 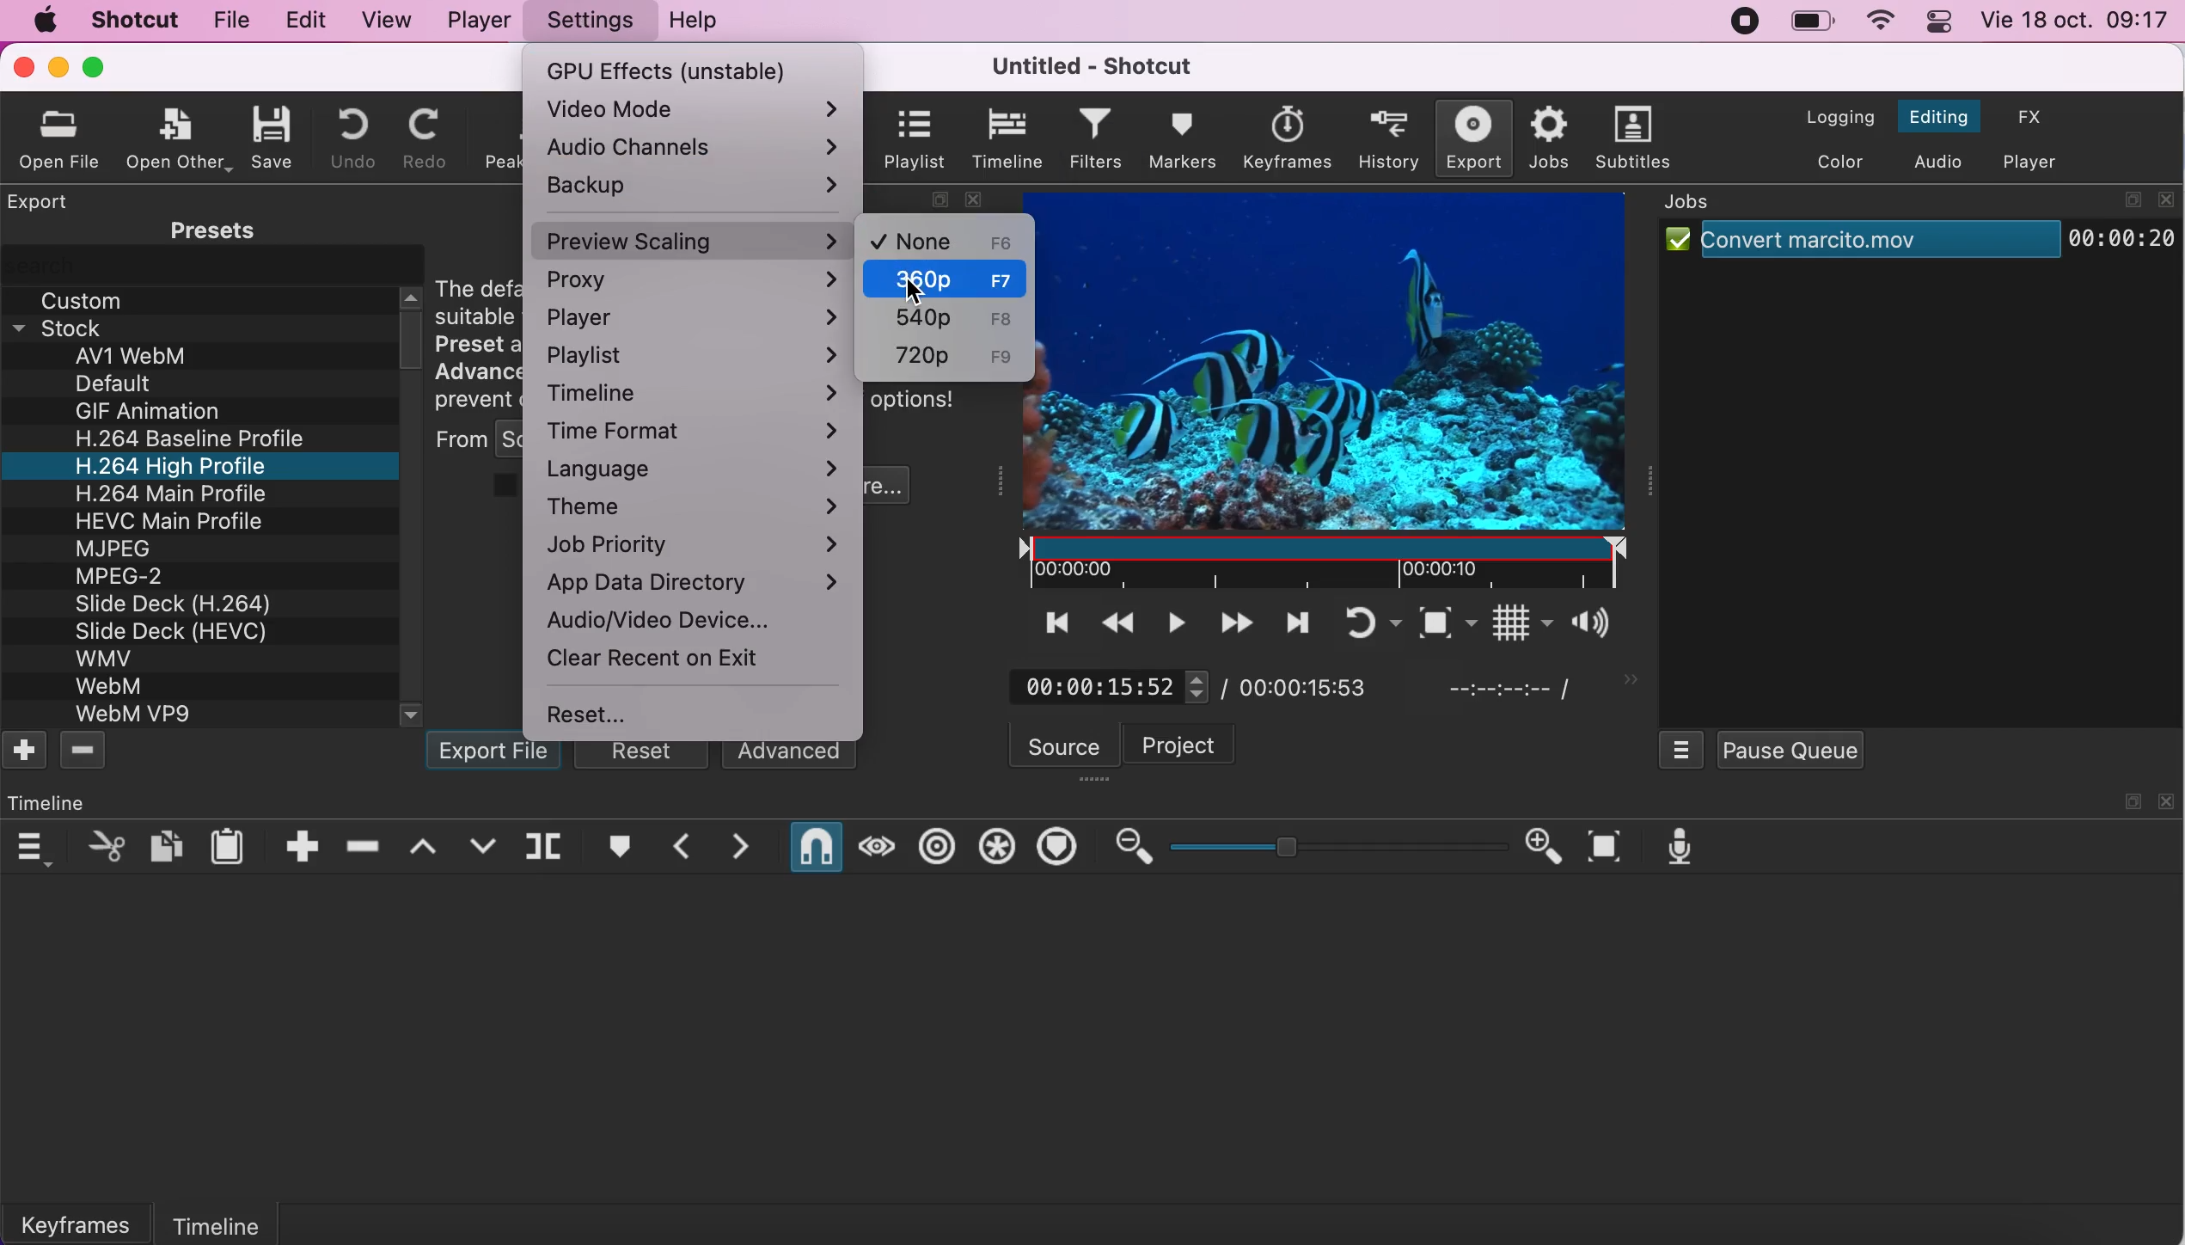 What do you see at coordinates (696, 283) in the screenshot?
I see `proxy` at bounding box center [696, 283].